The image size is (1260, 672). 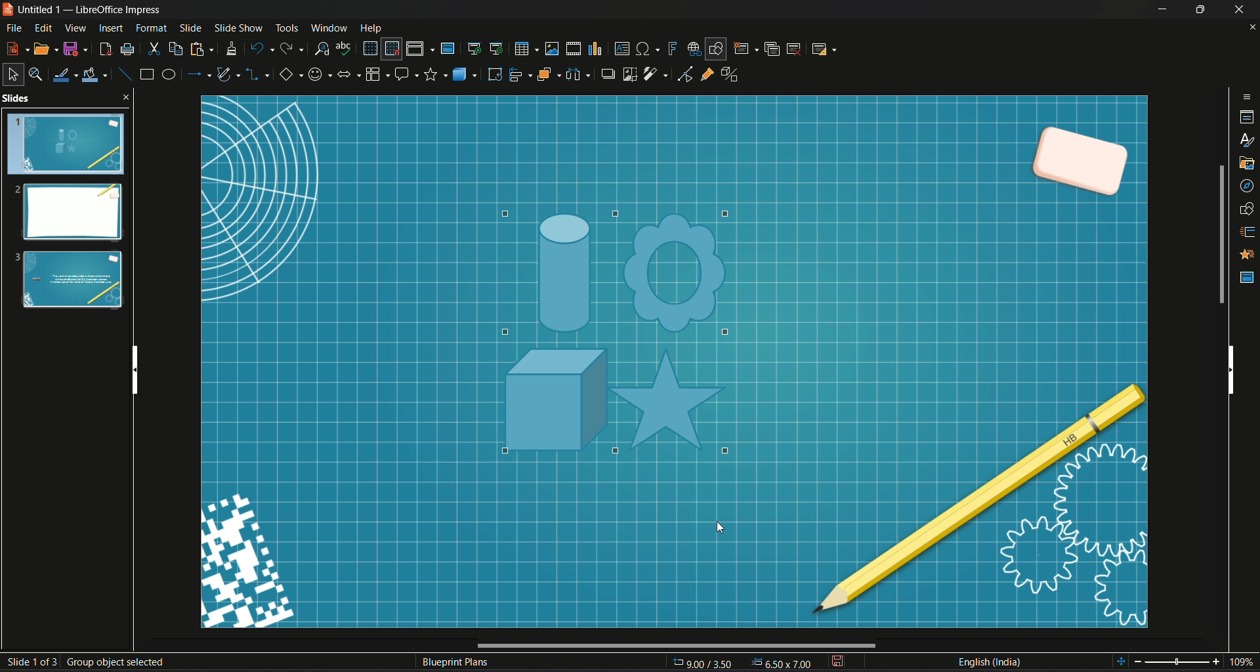 I want to click on Tools, so click(x=286, y=26).